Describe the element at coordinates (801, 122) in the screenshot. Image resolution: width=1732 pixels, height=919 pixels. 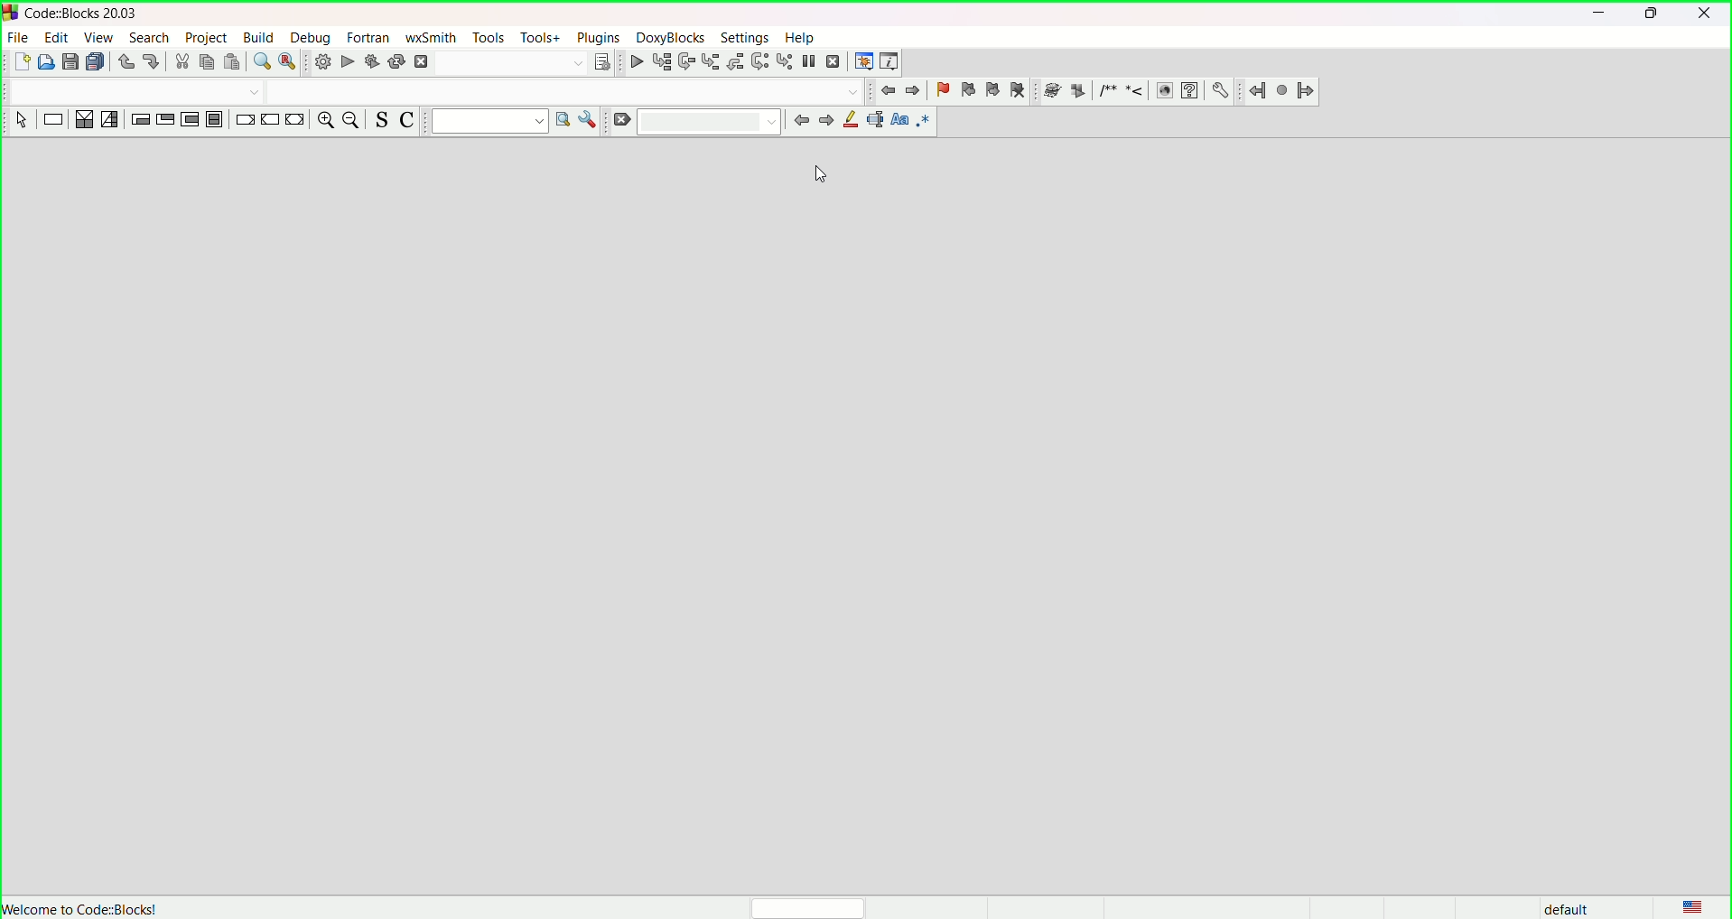
I see `prev` at that location.